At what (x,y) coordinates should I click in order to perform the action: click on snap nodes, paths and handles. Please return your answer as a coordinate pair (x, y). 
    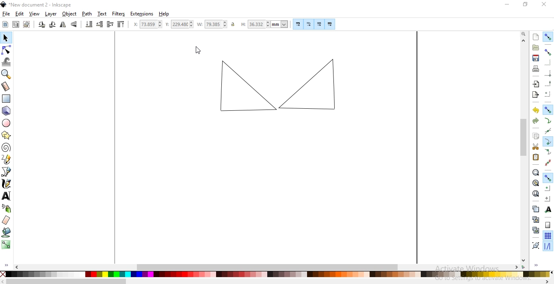
    Looking at the image, I should click on (548, 110).